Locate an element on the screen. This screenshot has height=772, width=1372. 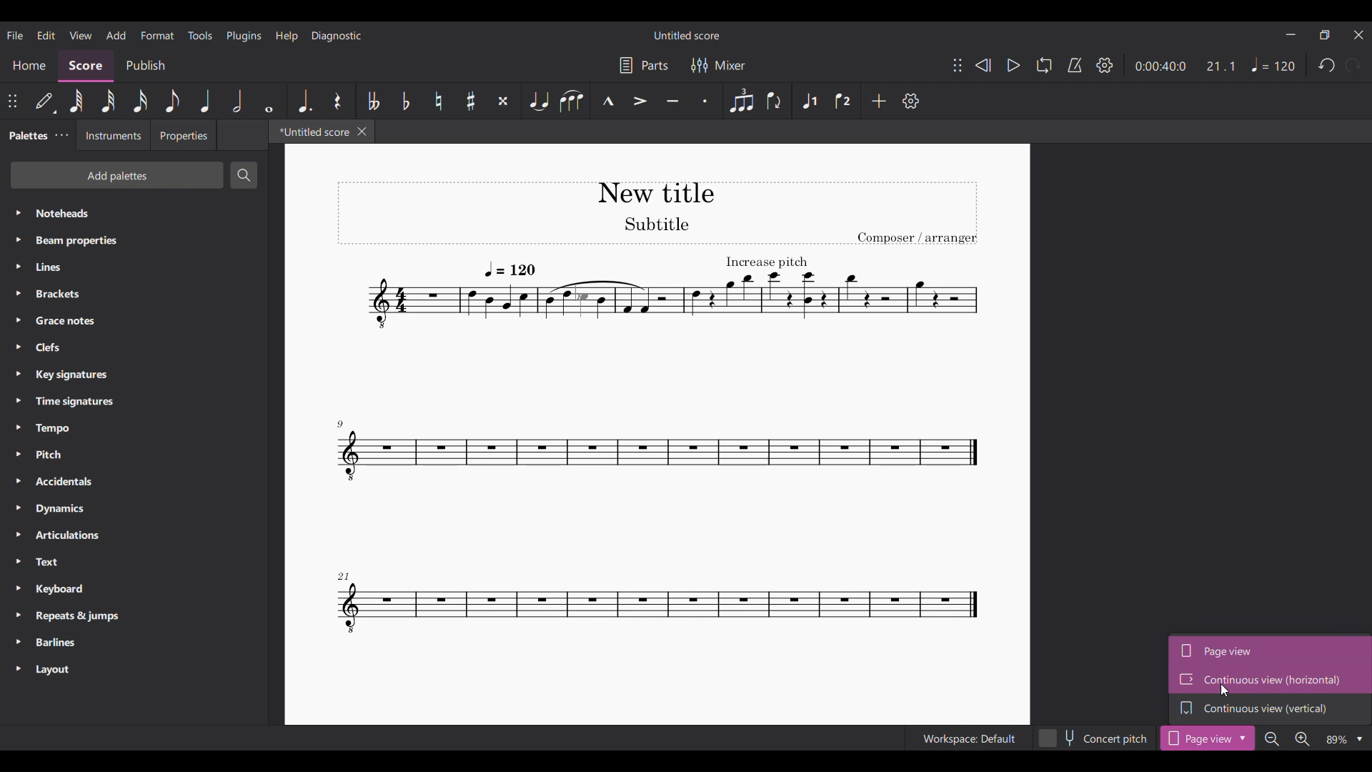
Toggle double sharp is located at coordinates (503, 101).